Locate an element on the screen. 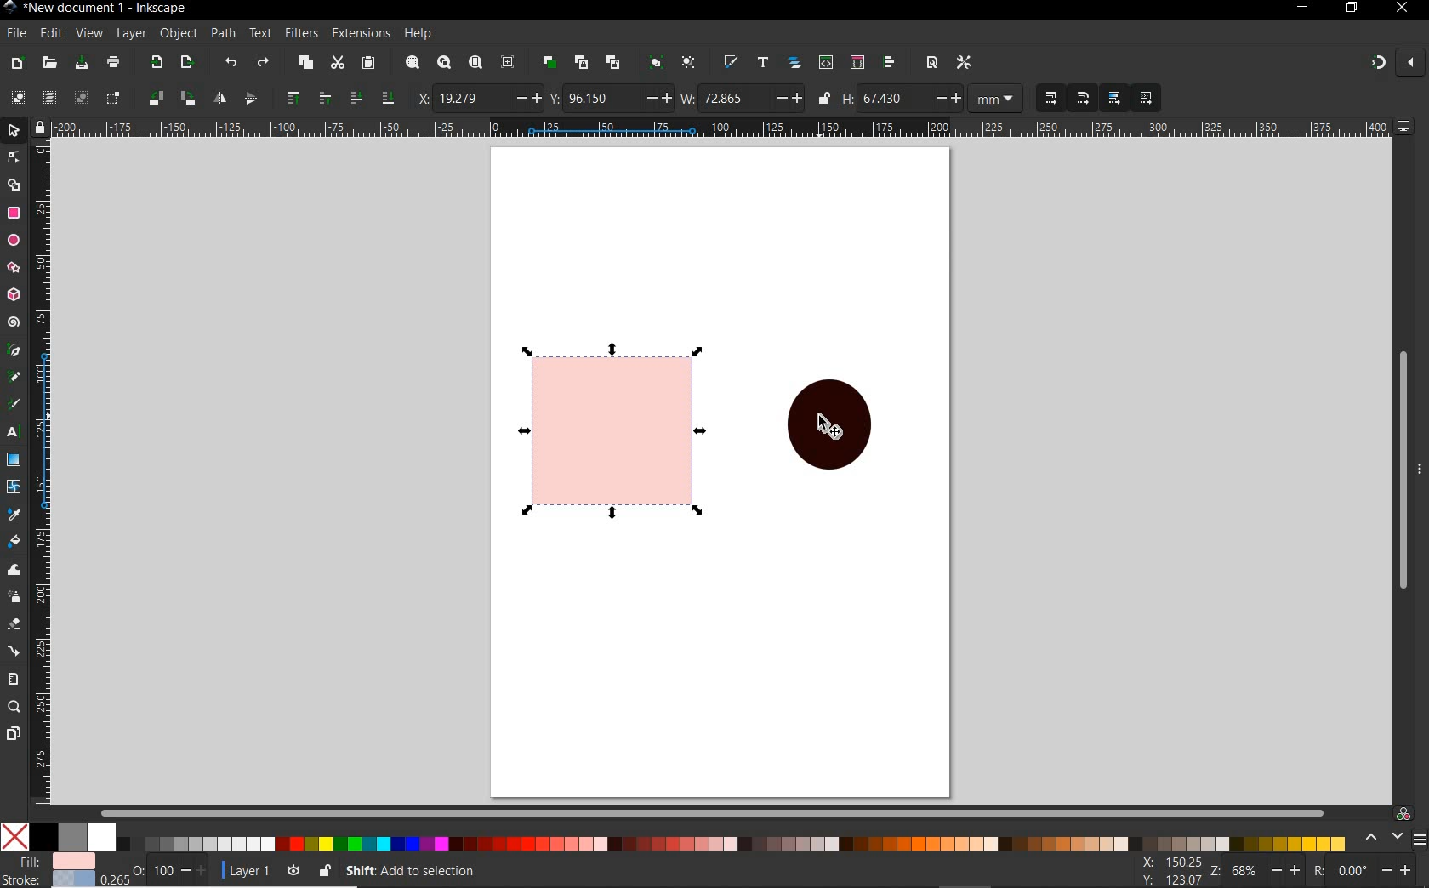 This screenshot has width=1429, height=888. tweak tool is located at coordinates (13, 572).